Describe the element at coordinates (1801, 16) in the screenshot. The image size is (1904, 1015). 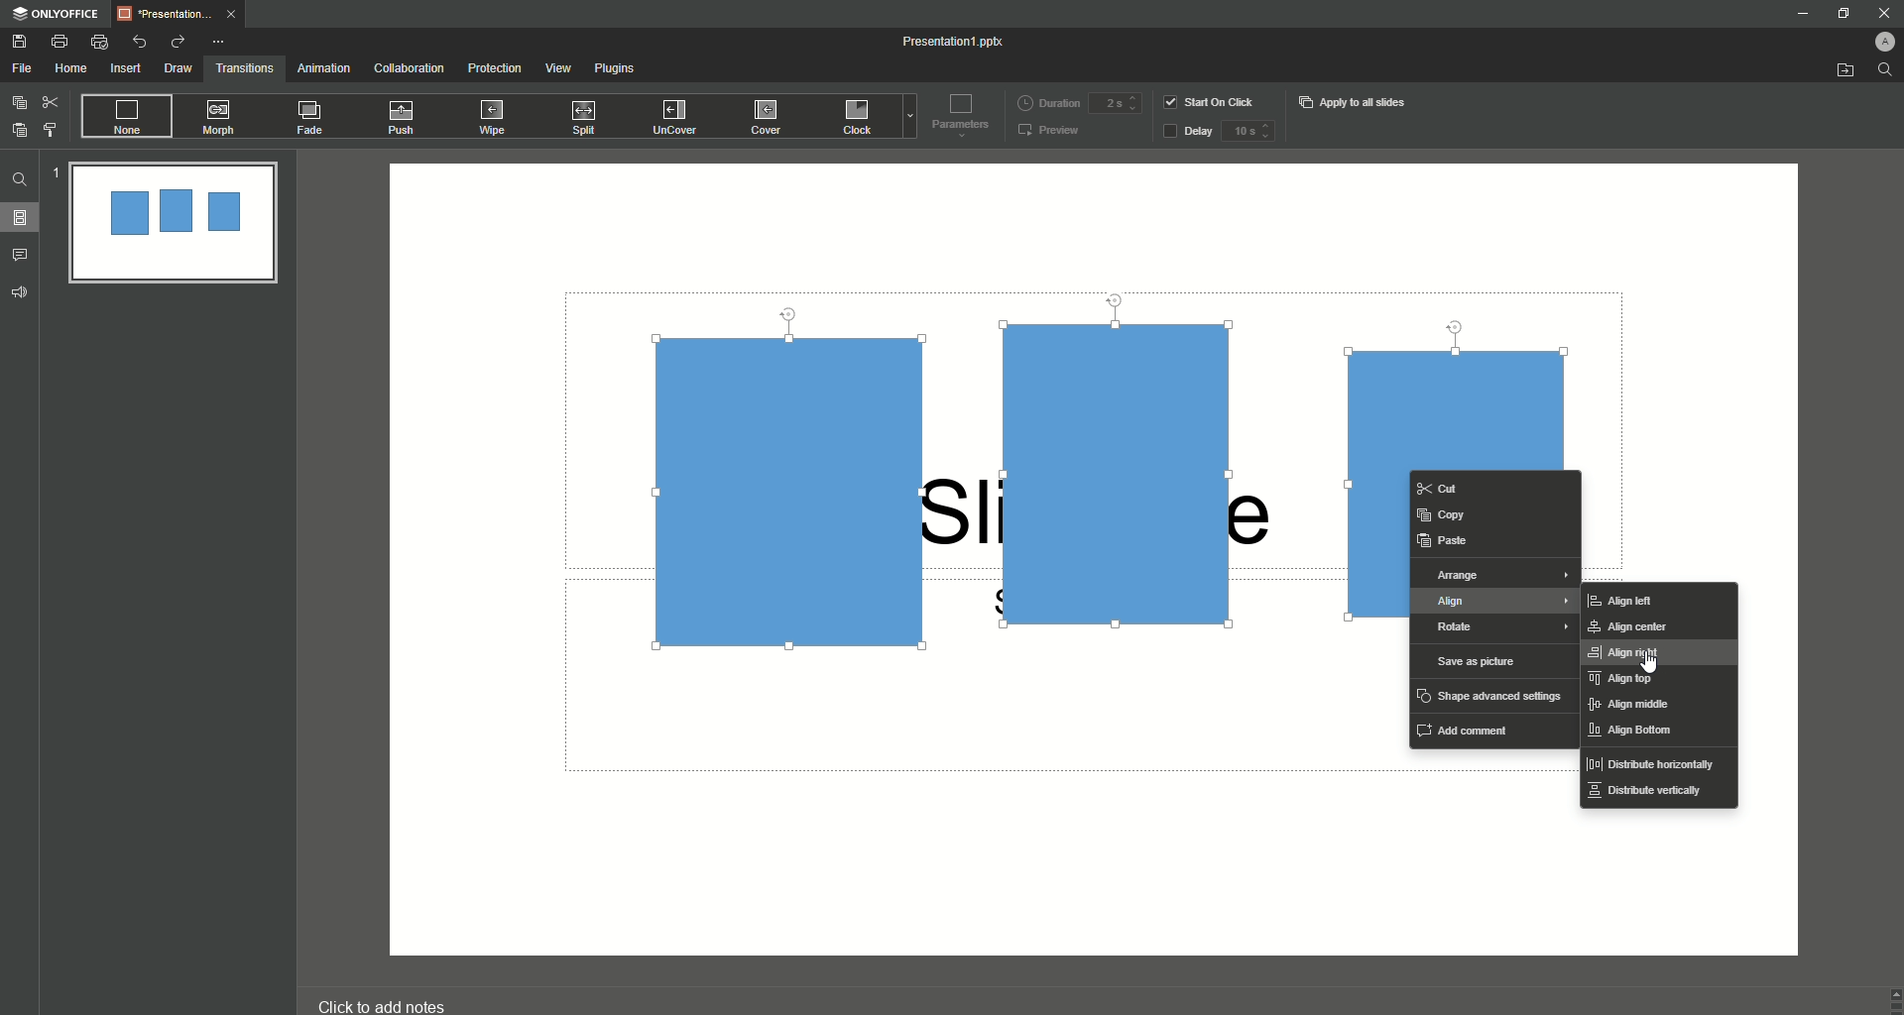
I see `Minimize` at that location.